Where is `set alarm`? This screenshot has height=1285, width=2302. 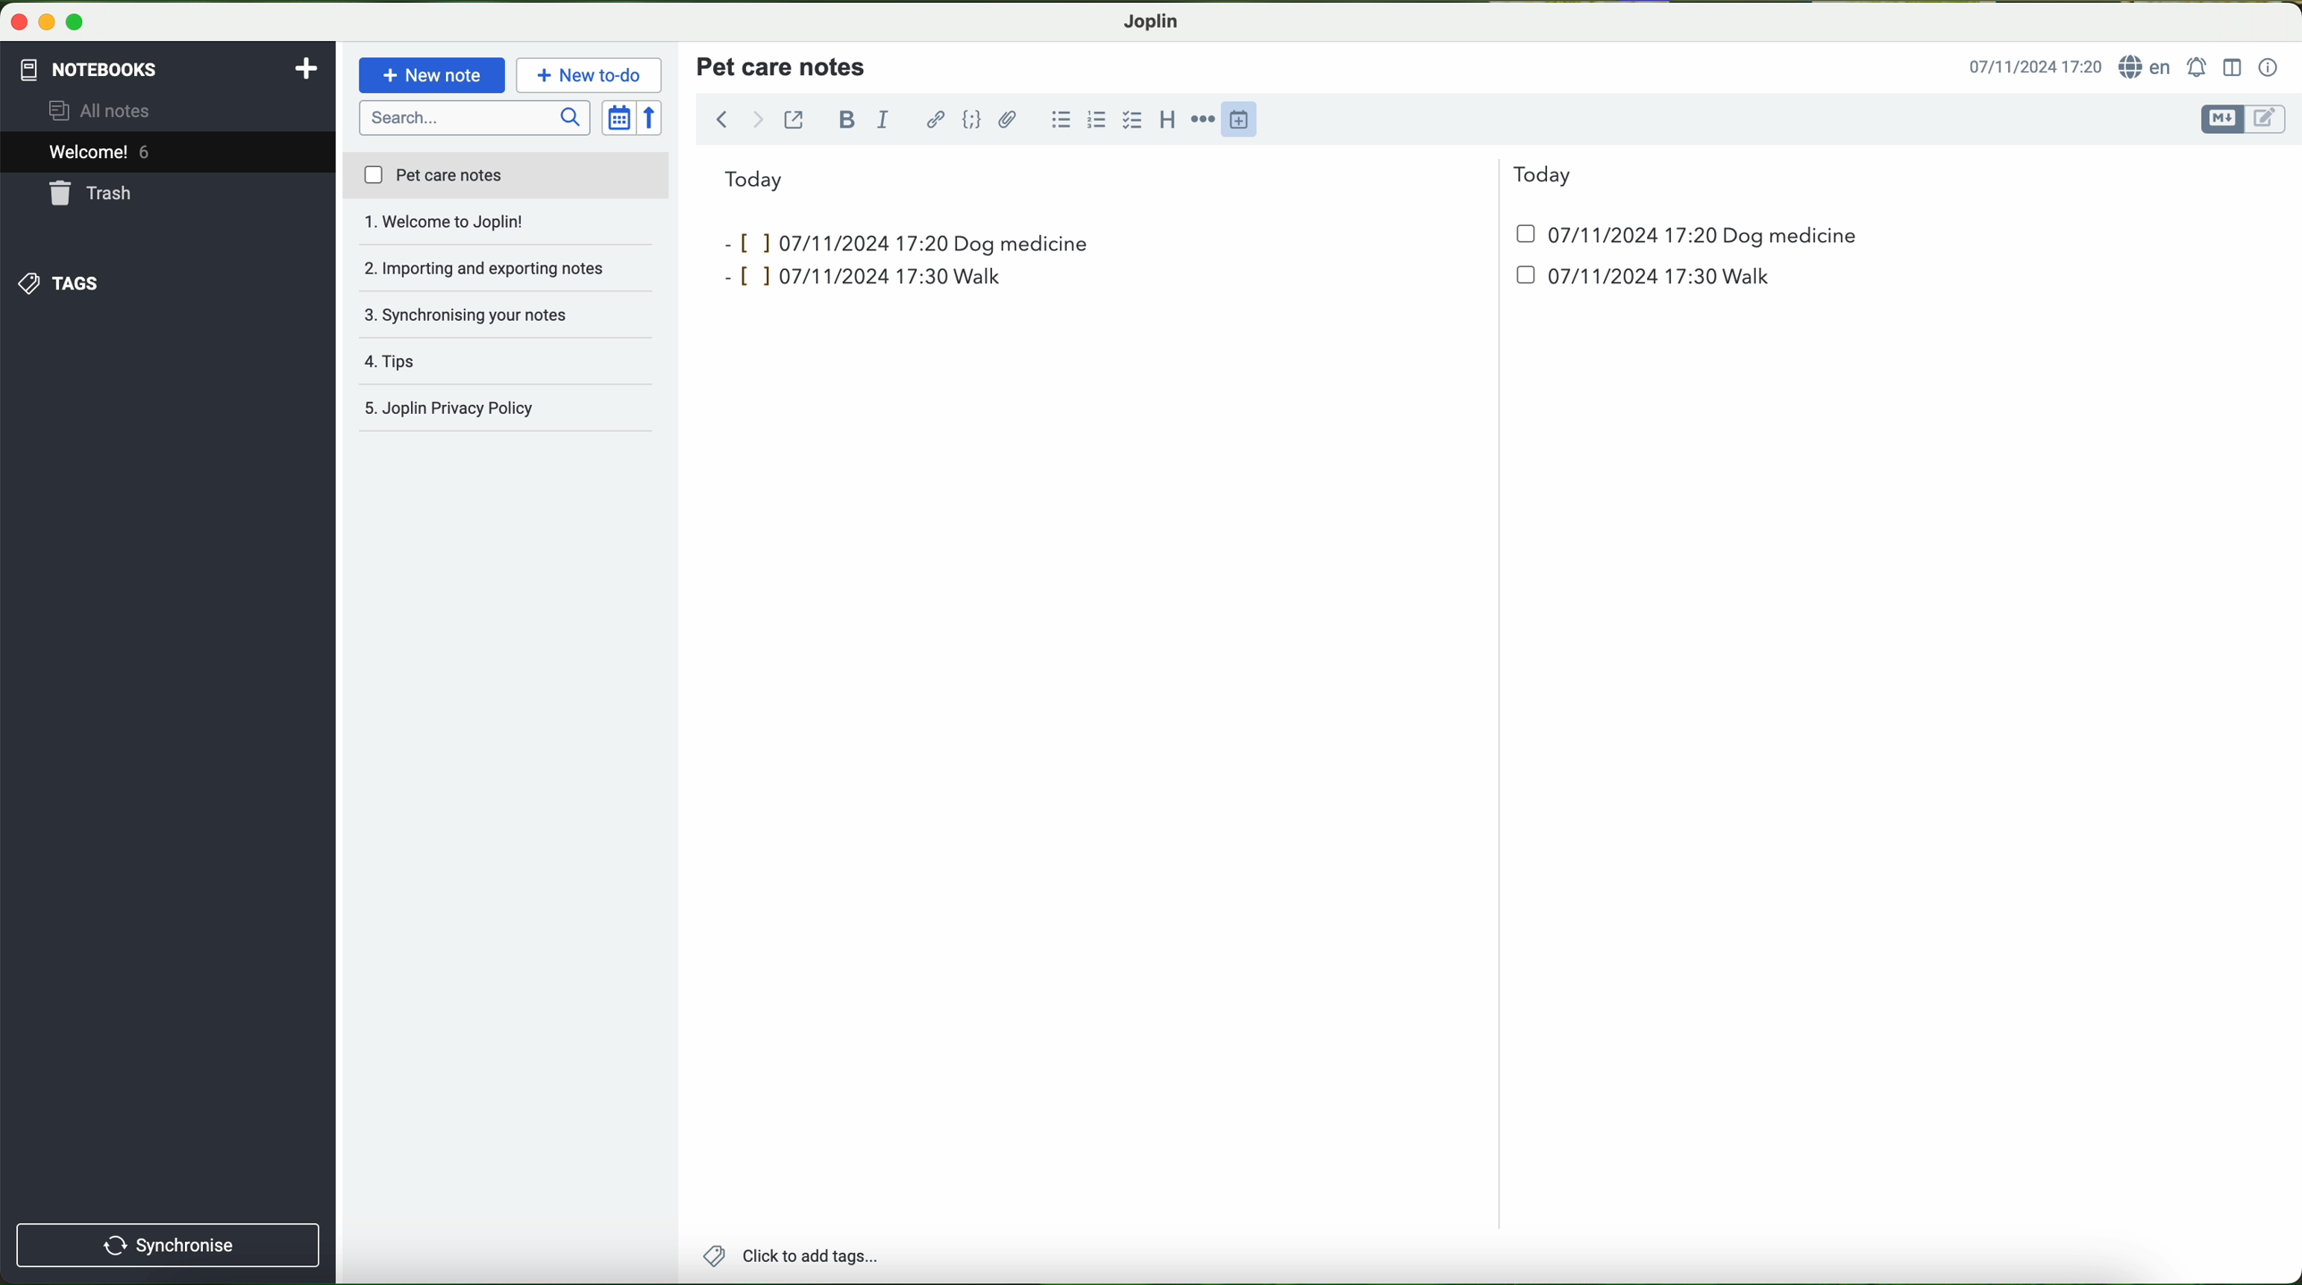 set alarm is located at coordinates (2199, 67).